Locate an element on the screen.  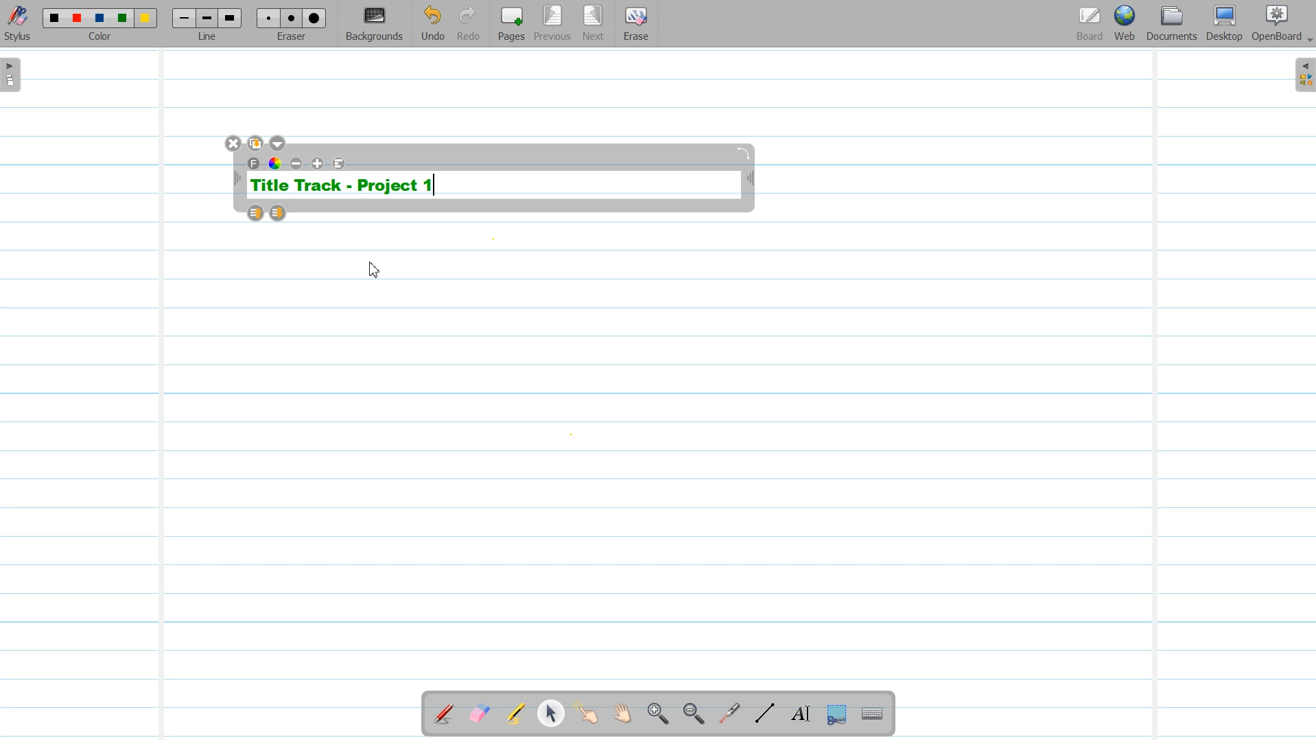
Maximize Text is located at coordinates (318, 163).